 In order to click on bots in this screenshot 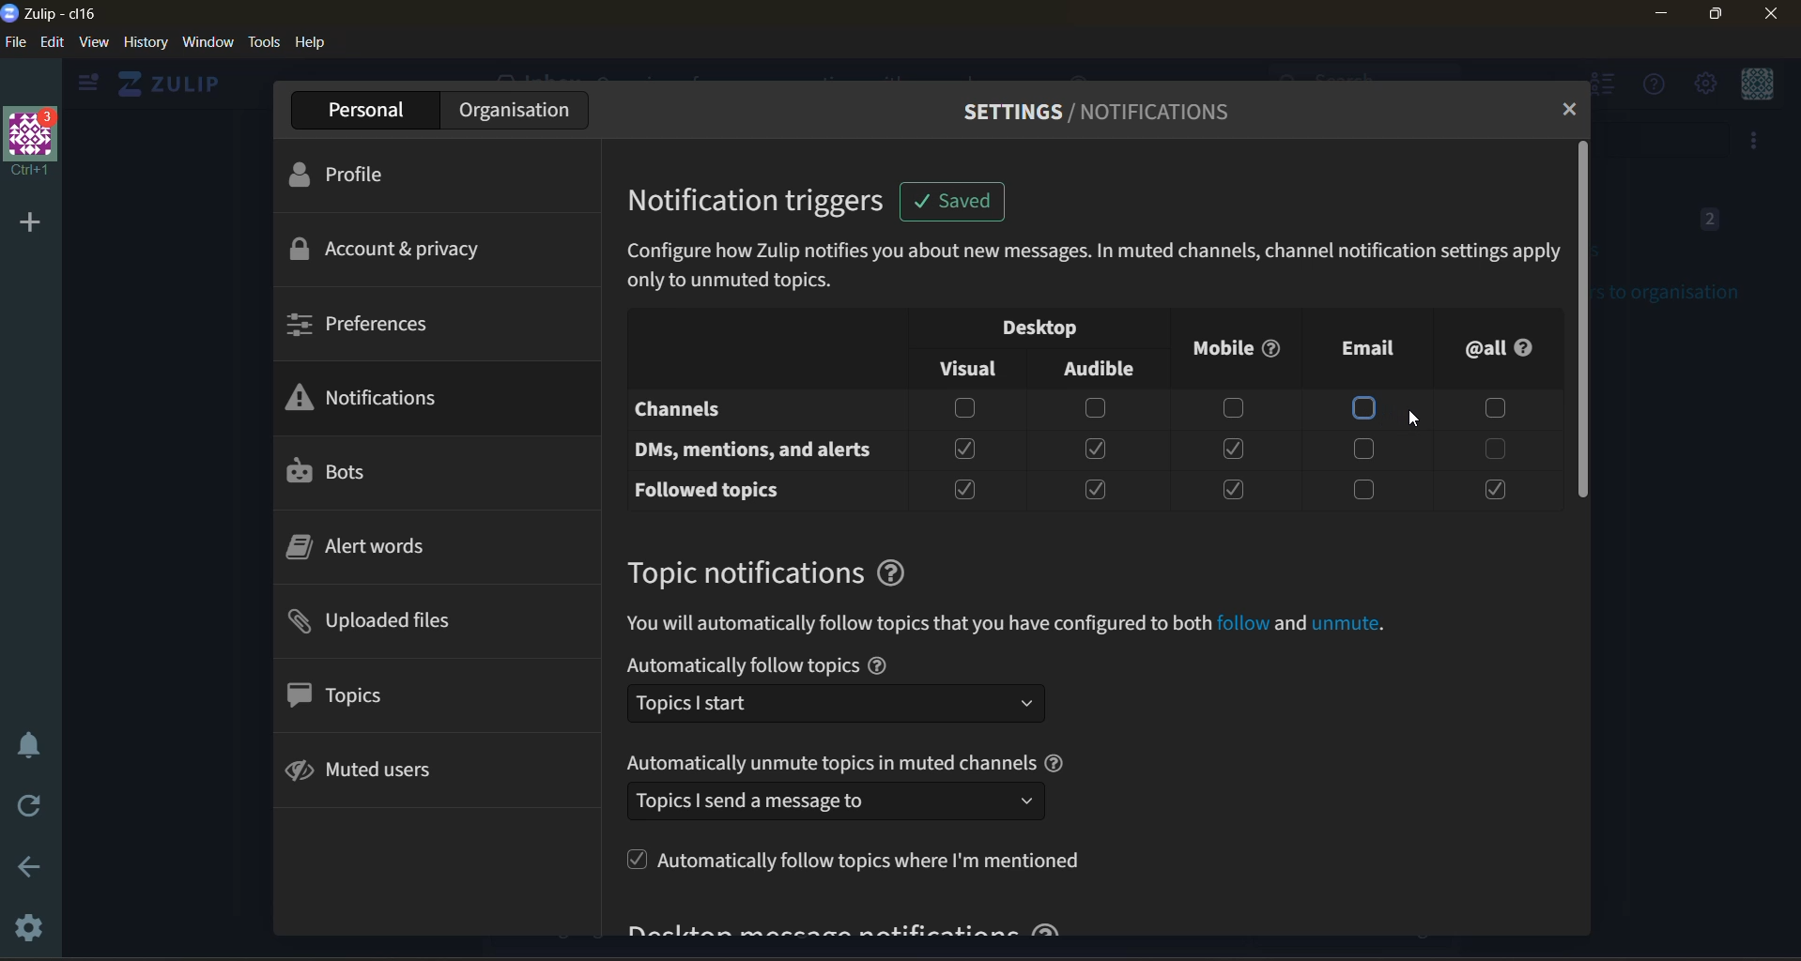, I will do `click(334, 472)`.